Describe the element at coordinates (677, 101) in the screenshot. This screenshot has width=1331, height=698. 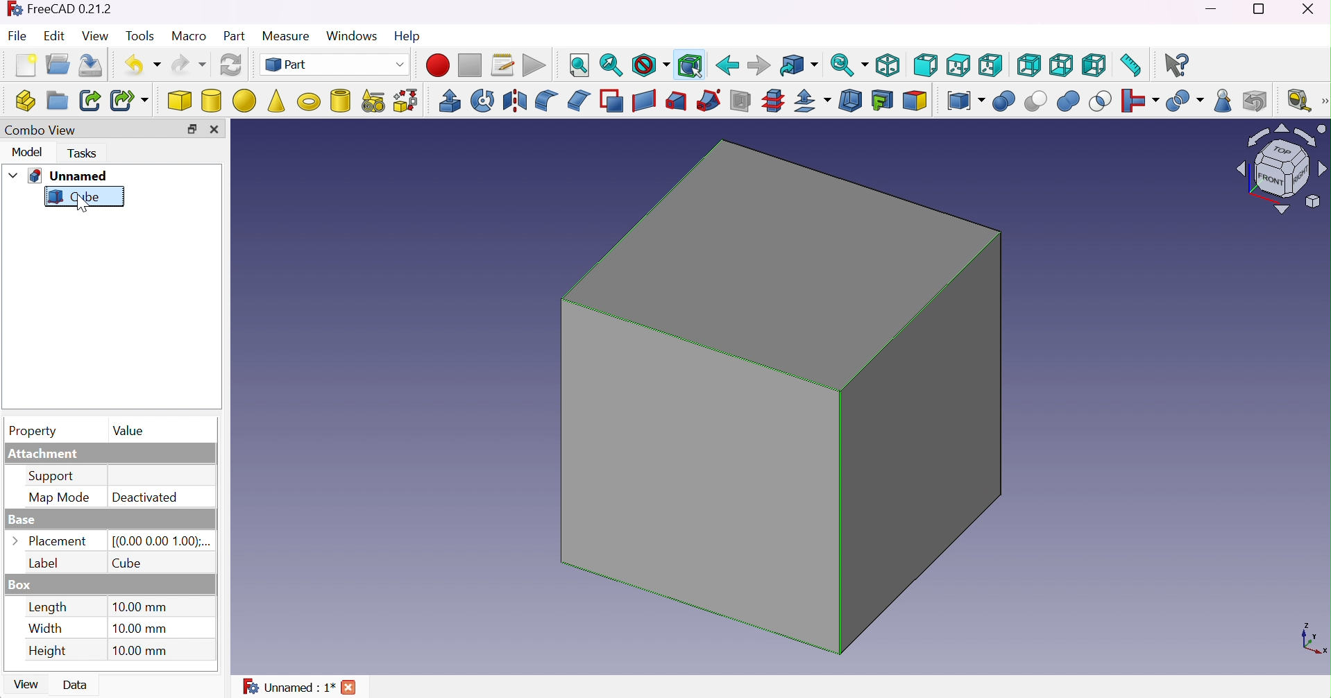
I see `Loft` at that location.